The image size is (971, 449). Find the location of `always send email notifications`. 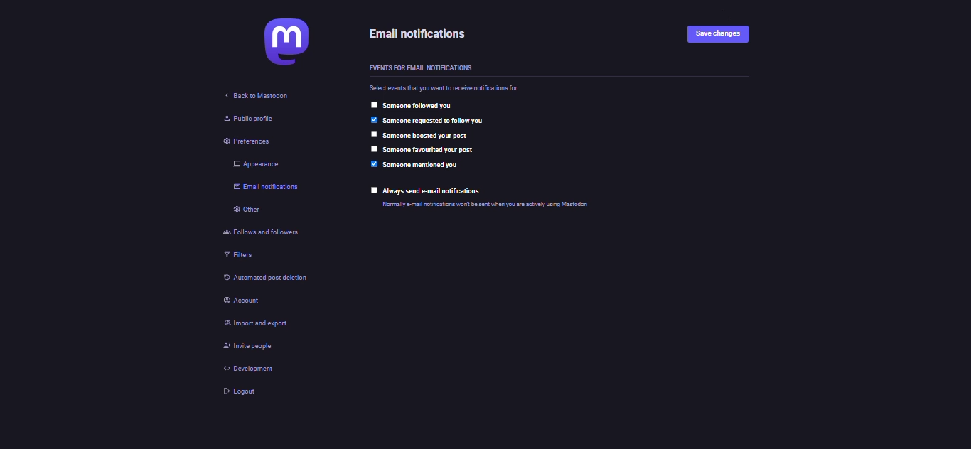

always send email notifications is located at coordinates (433, 191).